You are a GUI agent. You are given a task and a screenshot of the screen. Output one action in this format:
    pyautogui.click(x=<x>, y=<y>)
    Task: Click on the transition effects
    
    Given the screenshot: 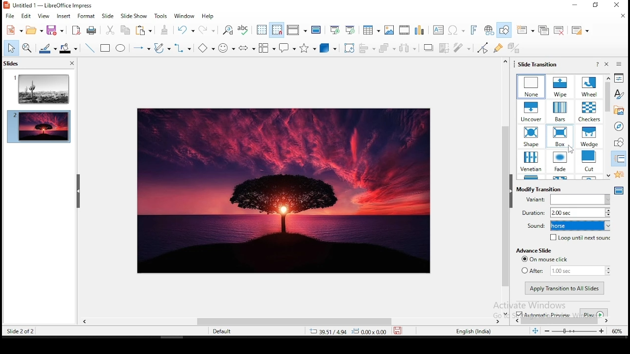 What is the action you would take?
    pyautogui.click(x=590, y=137)
    